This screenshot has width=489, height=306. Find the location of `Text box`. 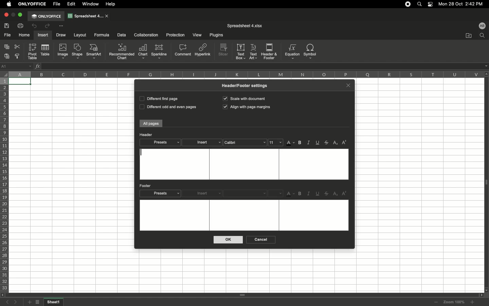

Text box is located at coordinates (244, 215).